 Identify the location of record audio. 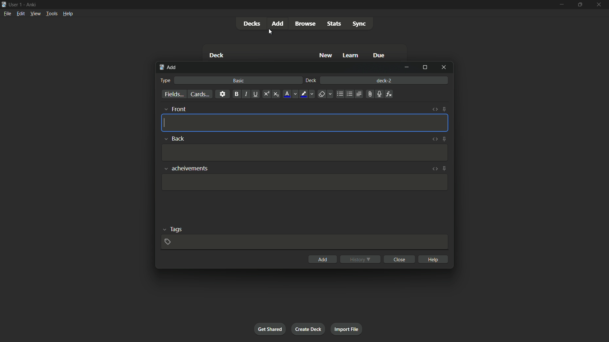
(379, 94).